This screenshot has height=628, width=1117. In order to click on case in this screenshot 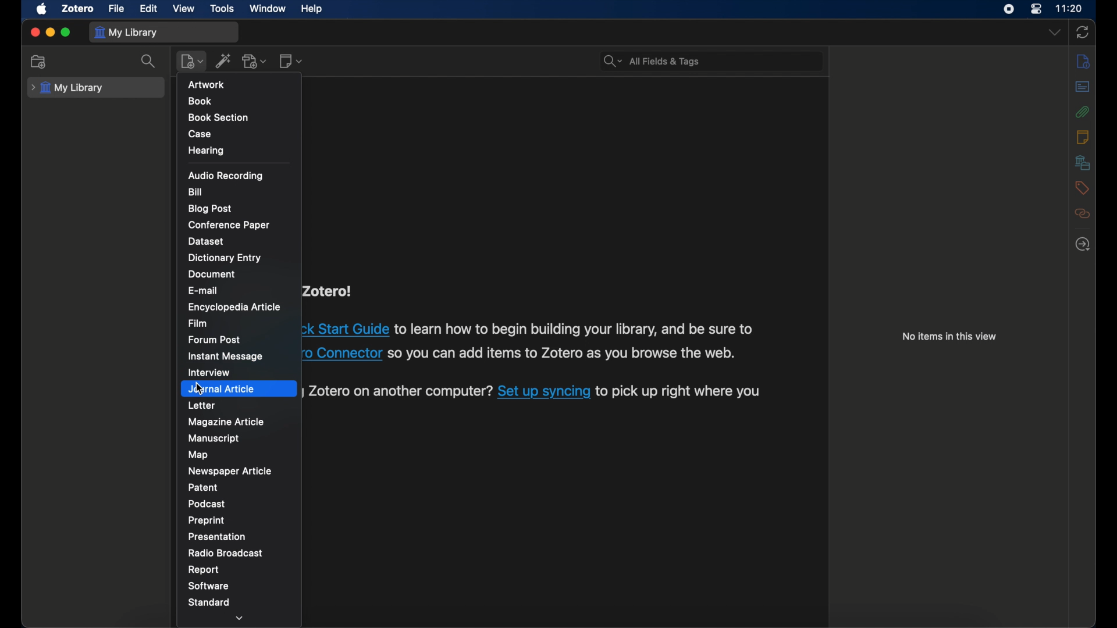, I will do `click(199, 133)`.